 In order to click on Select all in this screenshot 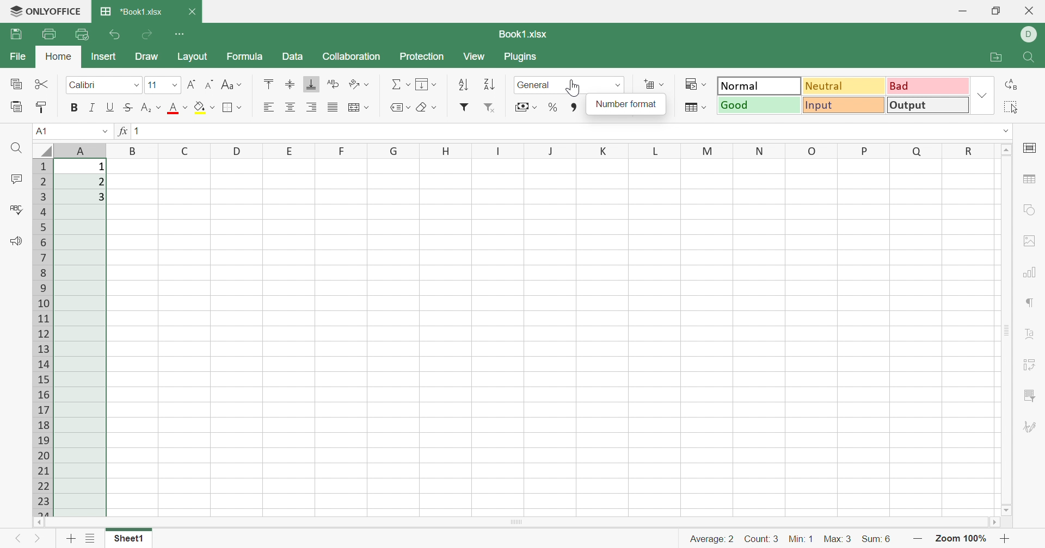, I will do `click(1010, 107)`.